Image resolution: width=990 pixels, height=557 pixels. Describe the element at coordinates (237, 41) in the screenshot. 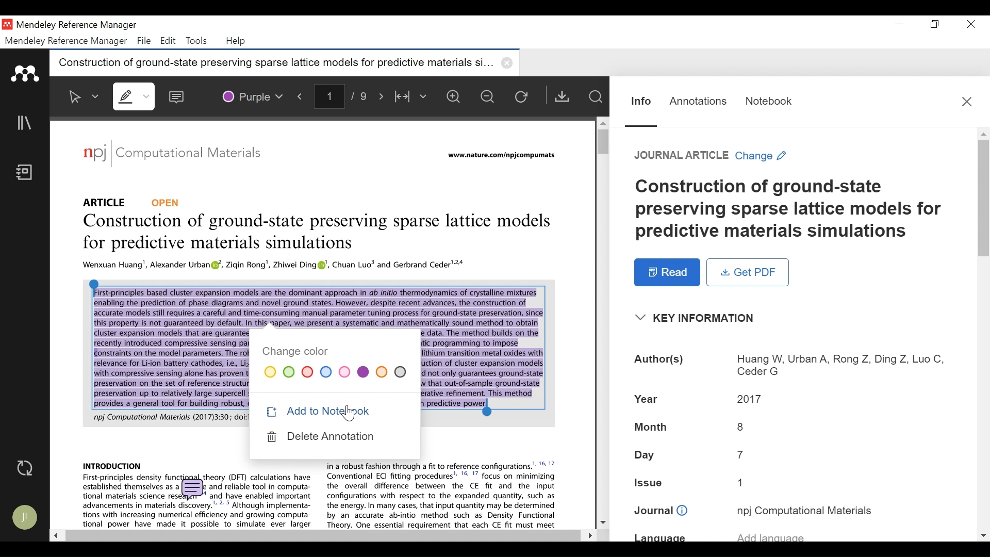

I see `Help` at that location.